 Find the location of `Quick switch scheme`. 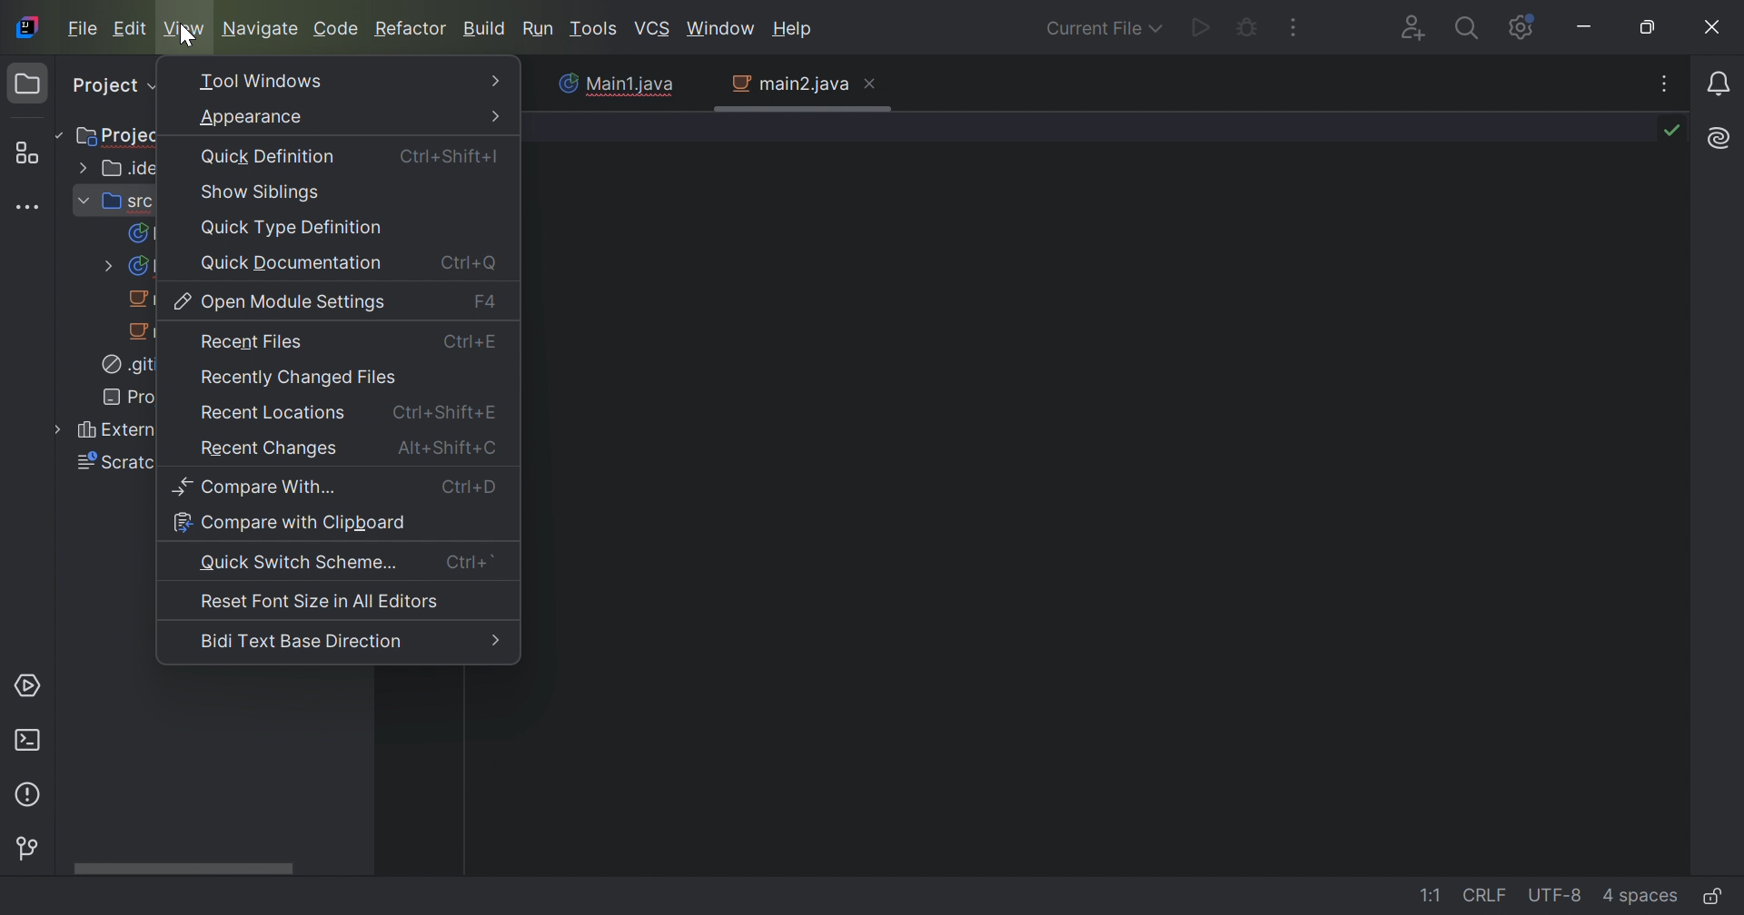

Quick switch scheme is located at coordinates (301, 563).